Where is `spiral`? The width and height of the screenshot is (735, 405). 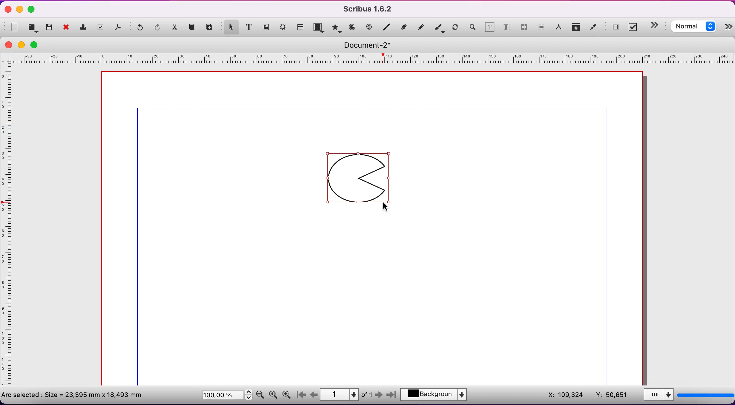
spiral is located at coordinates (370, 28).